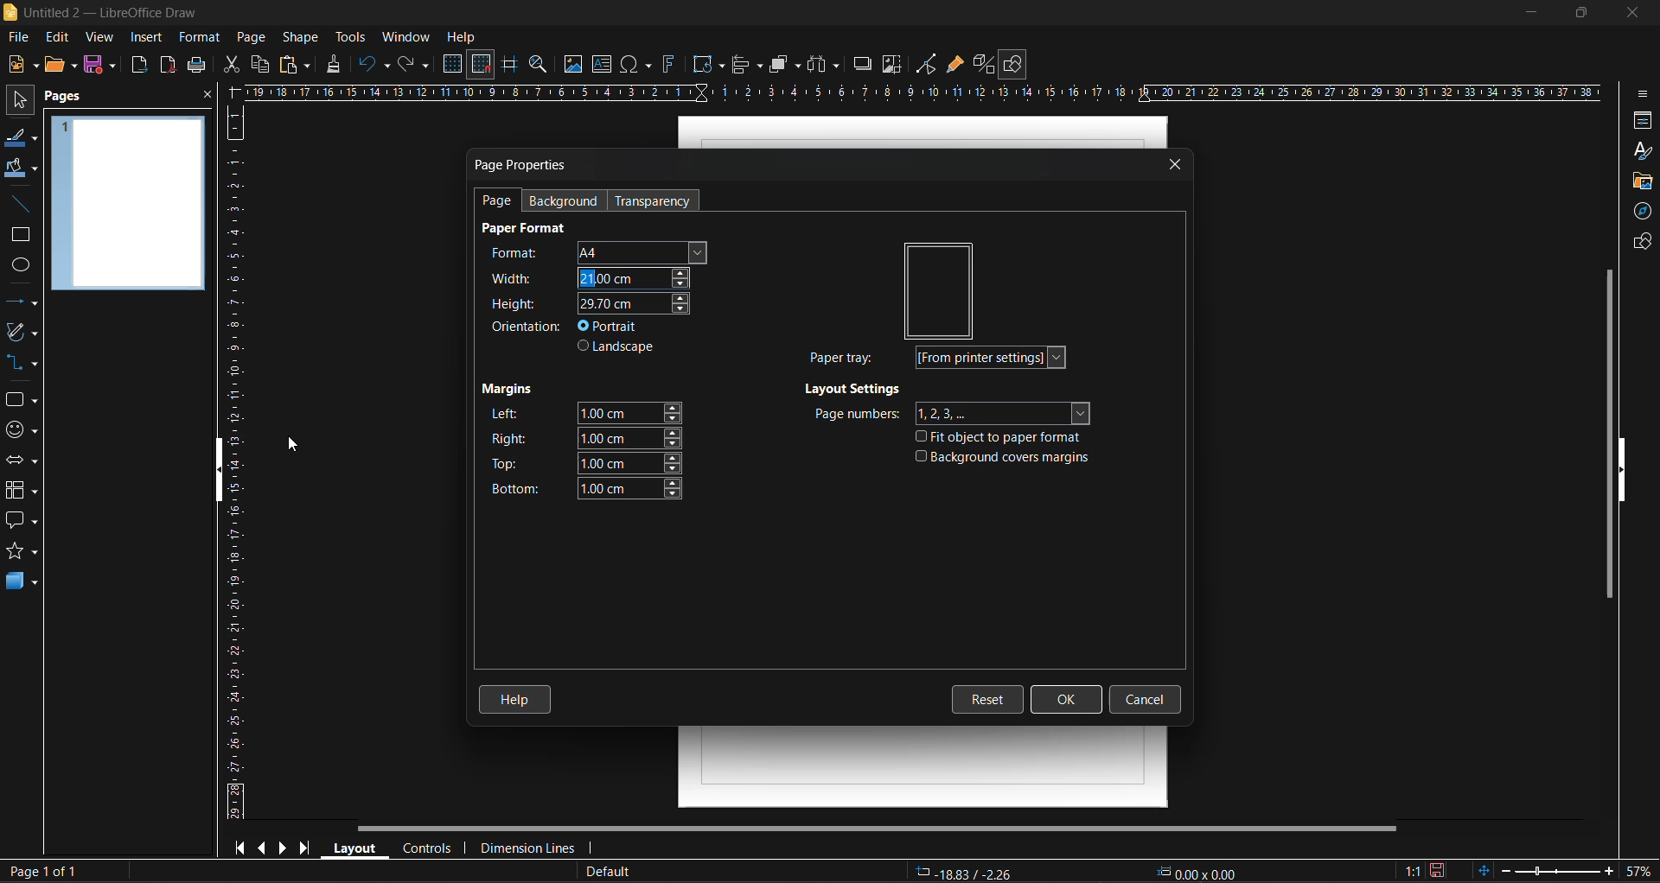 Image resolution: width=1660 pixels, height=883 pixels. What do you see at coordinates (950, 414) in the screenshot?
I see `page numbers` at bounding box center [950, 414].